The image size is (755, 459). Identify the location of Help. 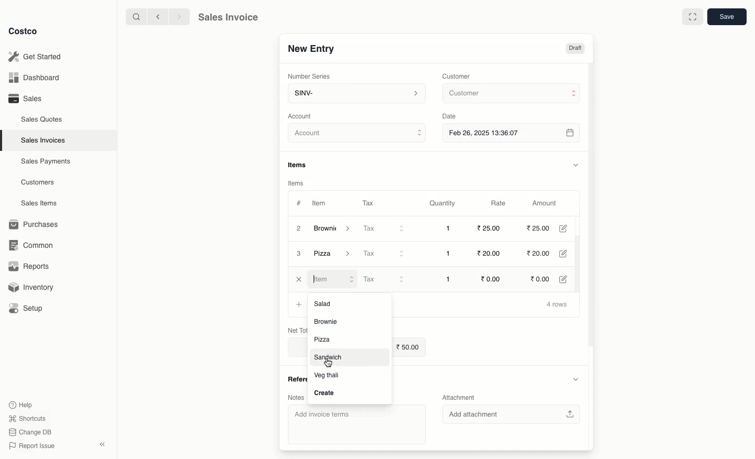
(21, 404).